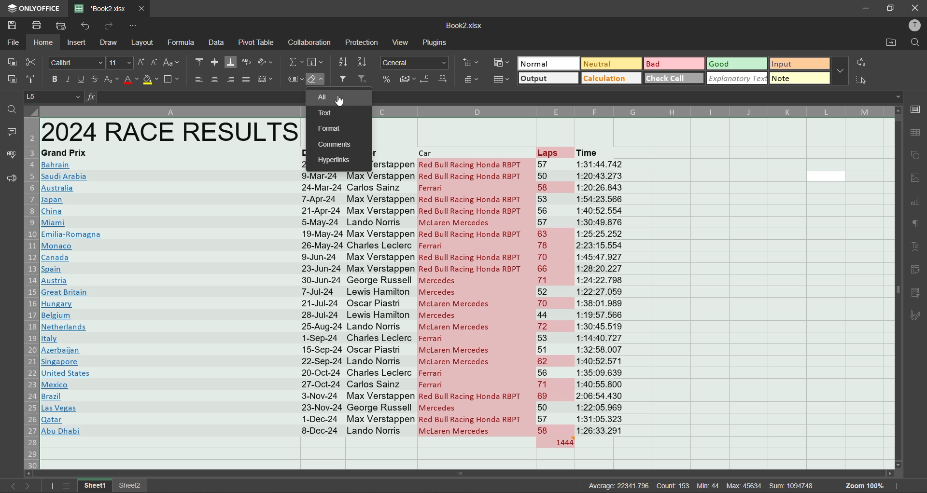  Describe the element at coordinates (329, 128) in the screenshot. I see `format` at that location.